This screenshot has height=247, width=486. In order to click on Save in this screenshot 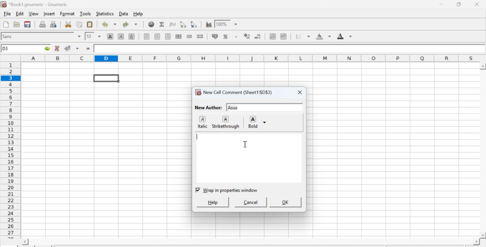, I will do `click(27, 25)`.